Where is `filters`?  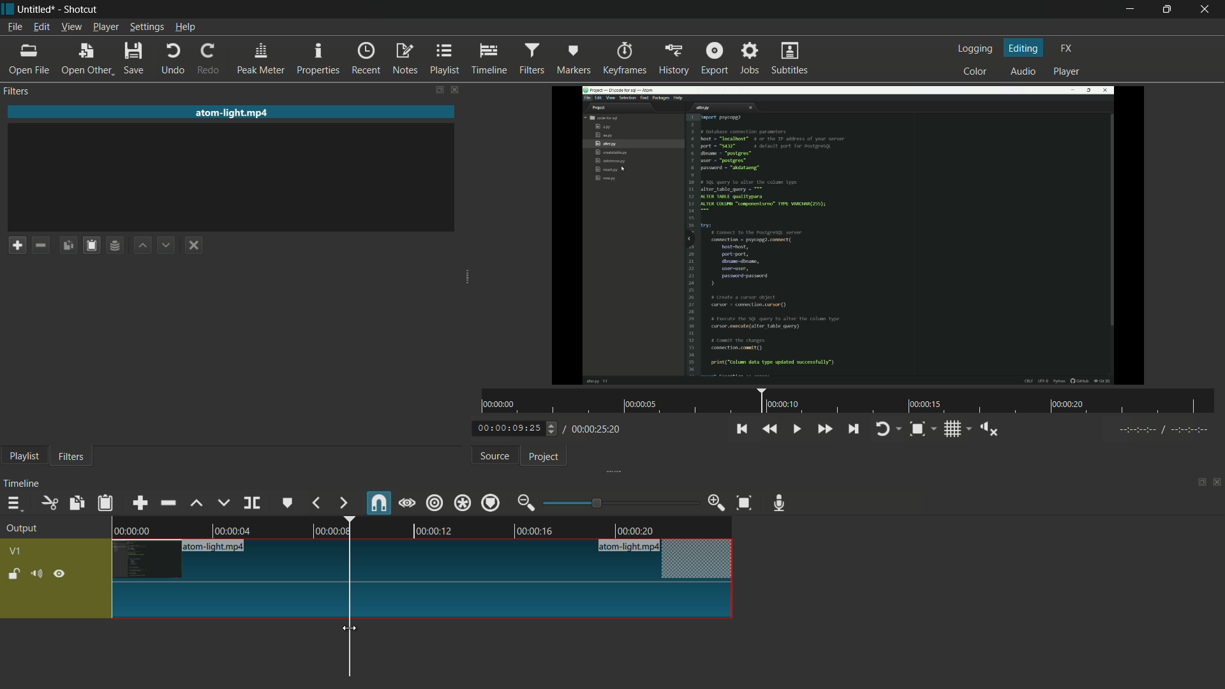 filters is located at coordinates (534, 59).